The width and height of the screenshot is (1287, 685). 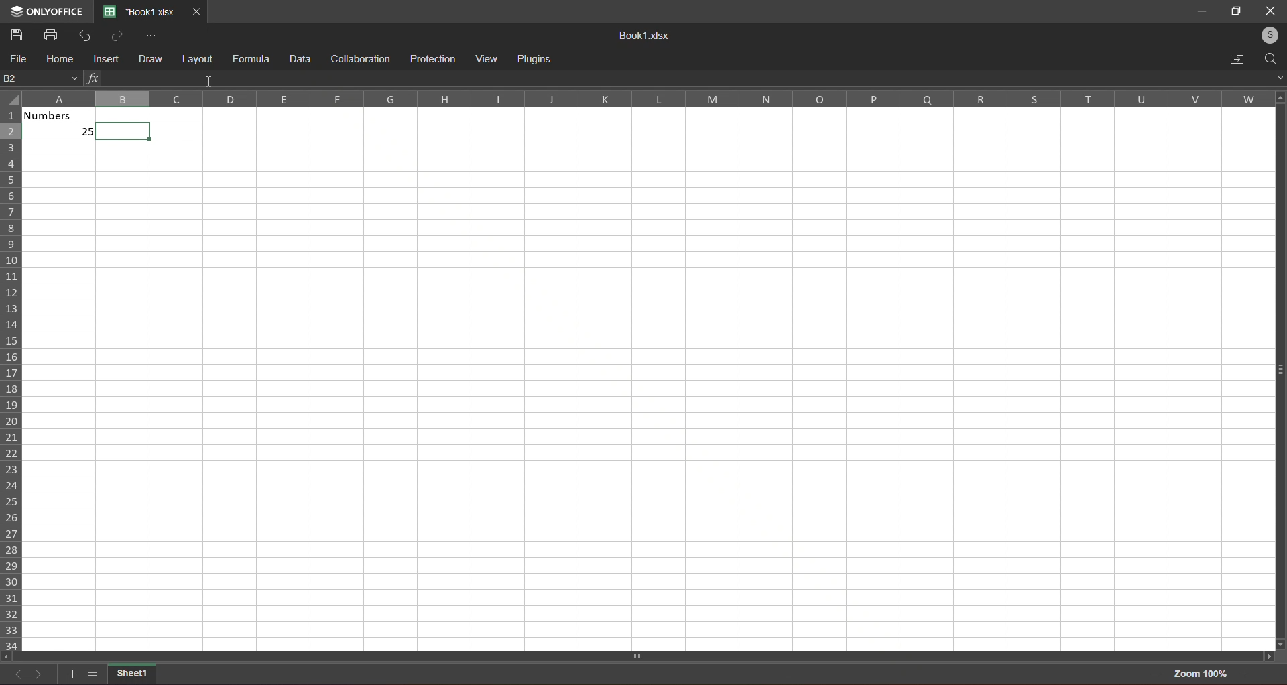 What do you see at coordinates (210, 80) in the screenshot?
I see `cursor` at bounding box center [210, 80].